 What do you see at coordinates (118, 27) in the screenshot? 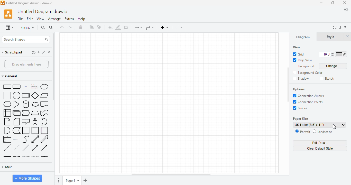
I see `line color` at bounding box center [118, 27].